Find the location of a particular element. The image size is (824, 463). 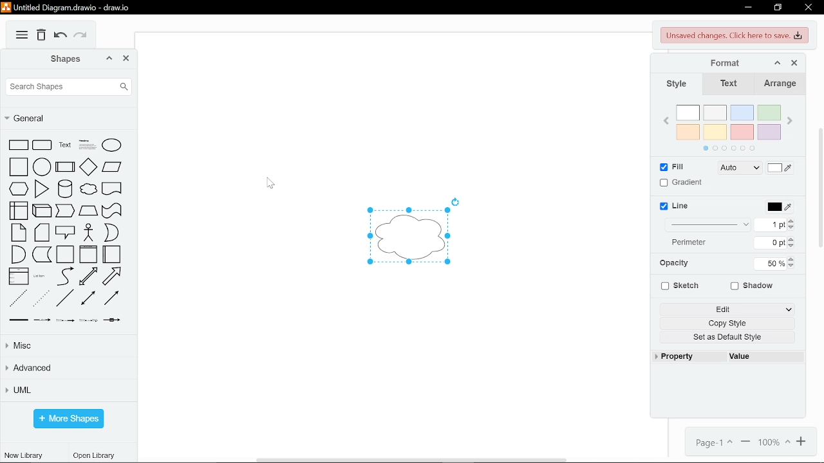

callout is located at coordinates (66, 232).